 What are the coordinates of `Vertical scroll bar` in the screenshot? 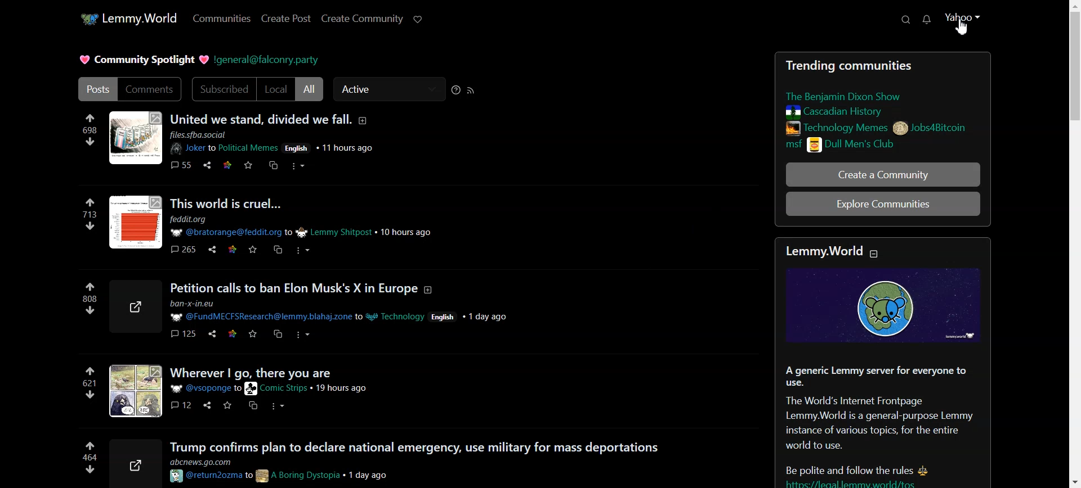 It's located at (1074, 244).